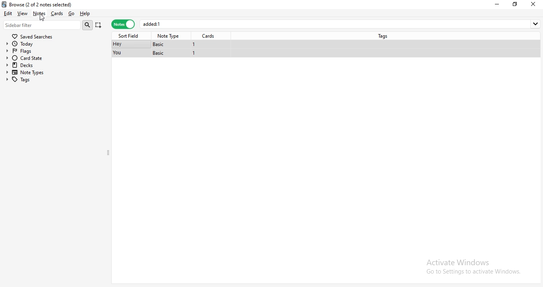 The height and width of the screenshot is (287, 543). I want to click on notes, so click(123, 25).